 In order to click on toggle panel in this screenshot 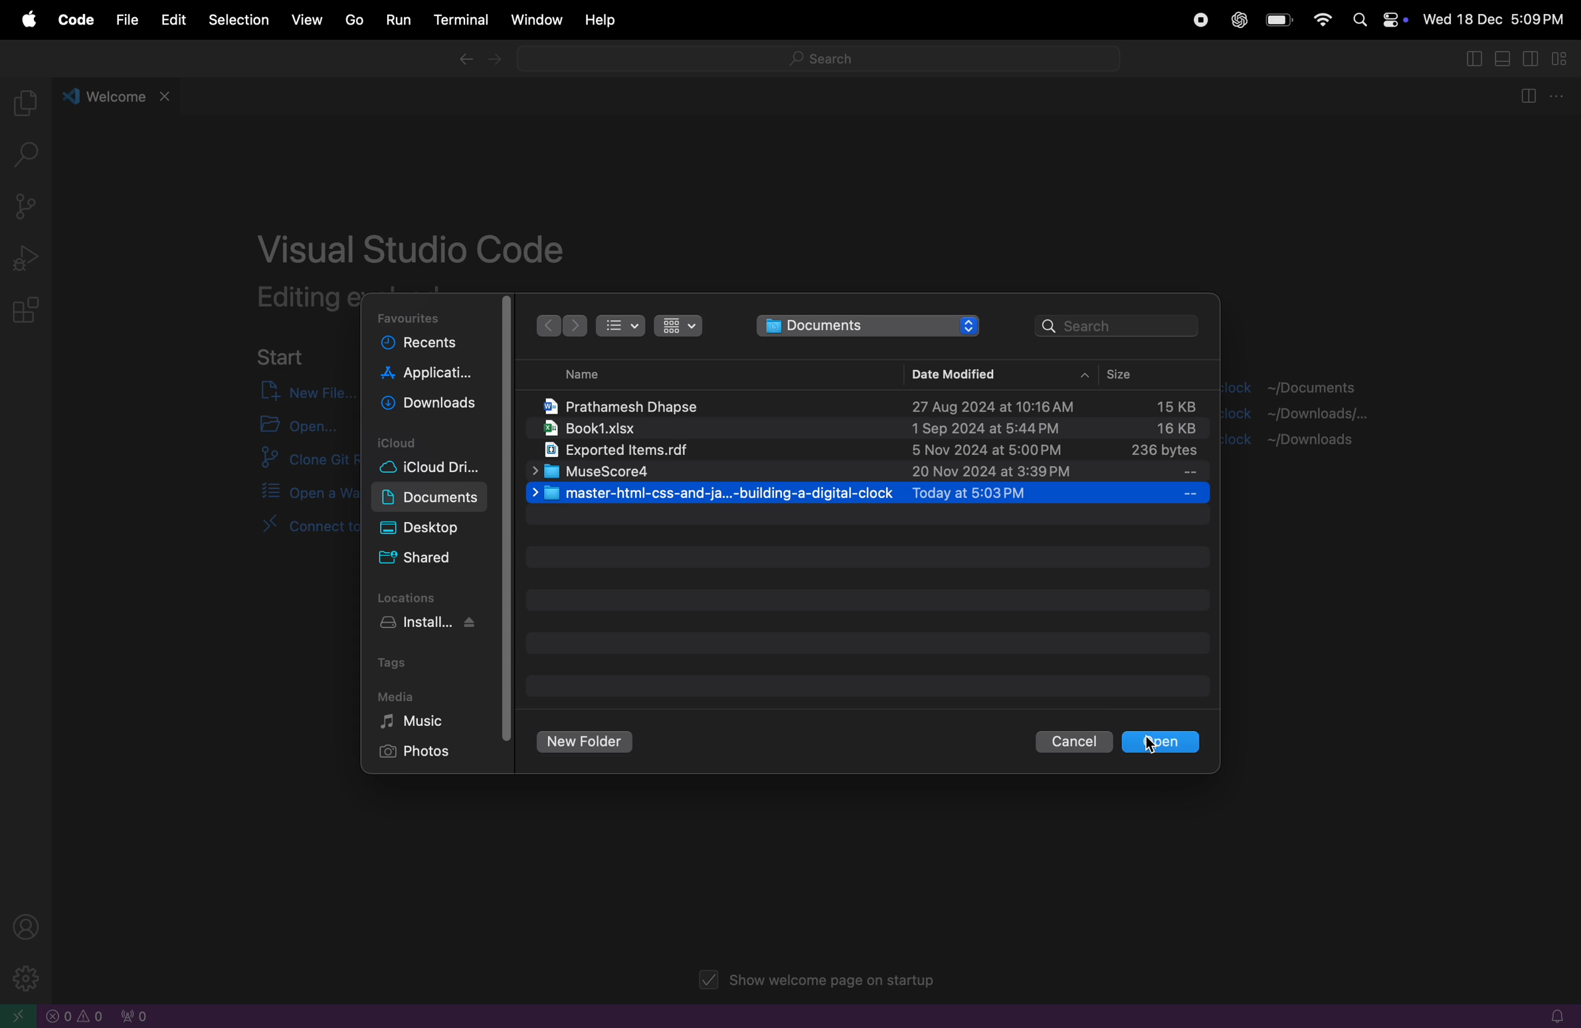, I will do `click(1505, 58)`.